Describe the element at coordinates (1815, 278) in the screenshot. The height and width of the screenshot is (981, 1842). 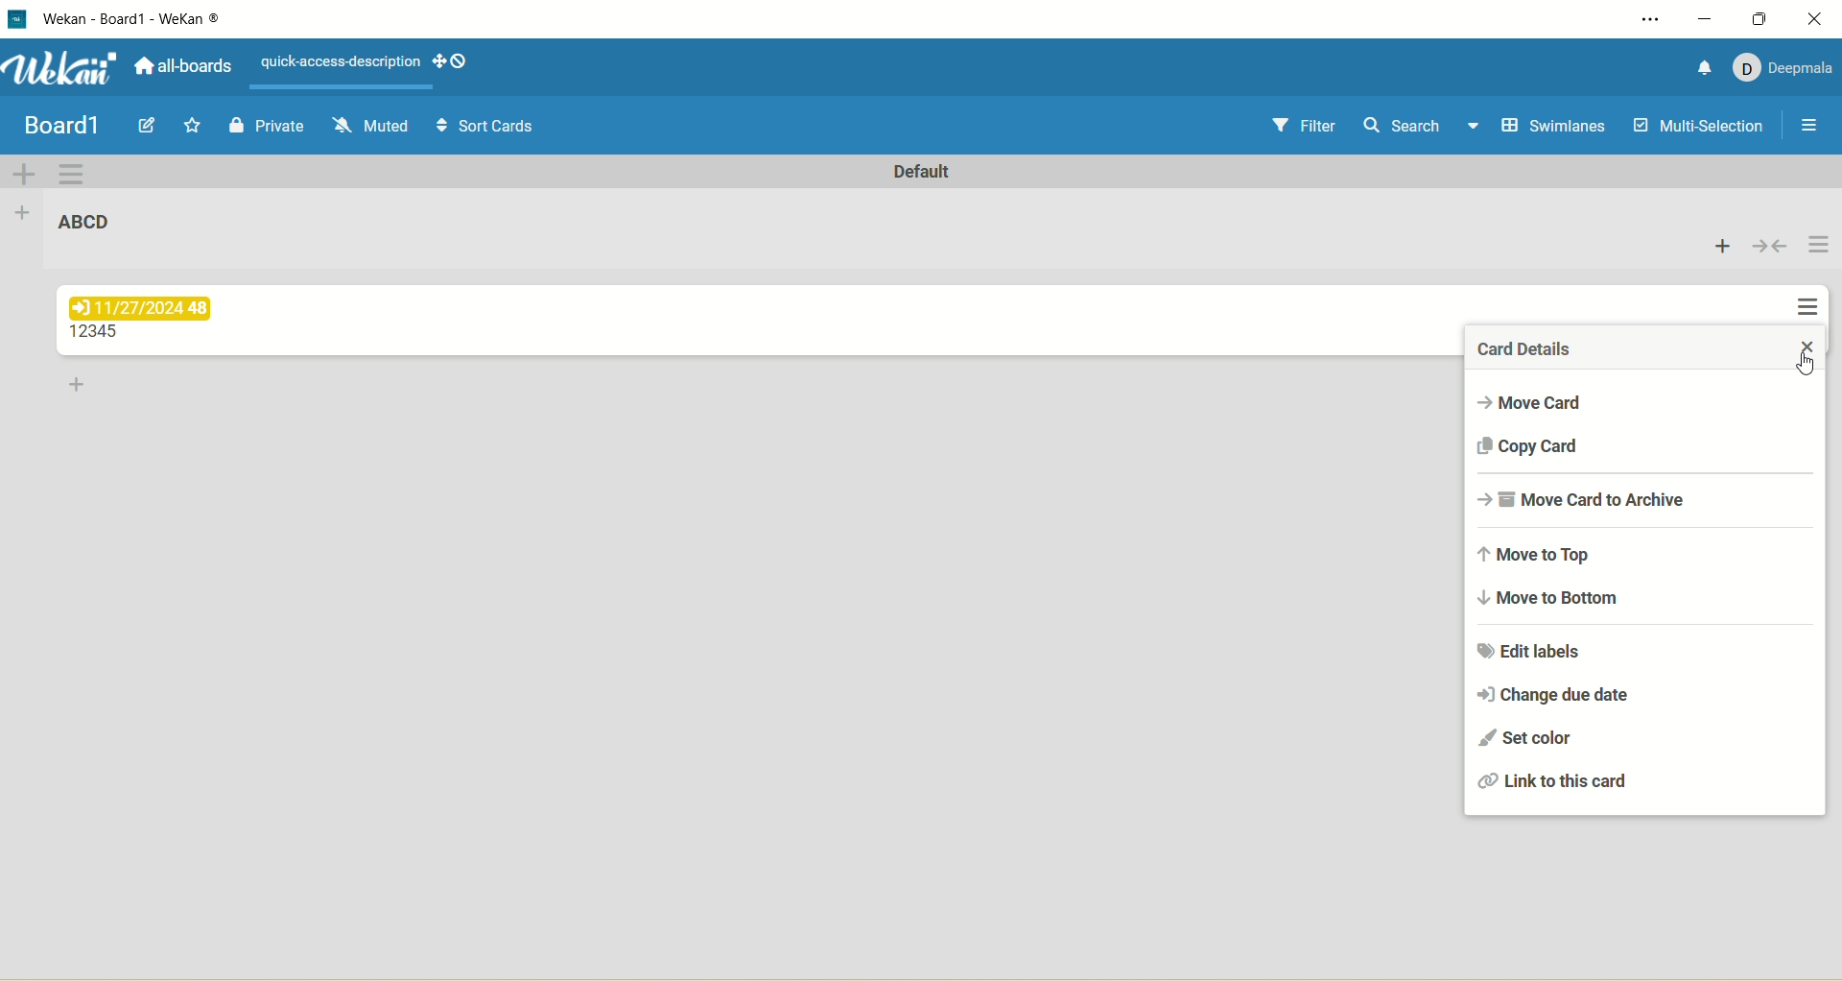
I see `actions` at that location.